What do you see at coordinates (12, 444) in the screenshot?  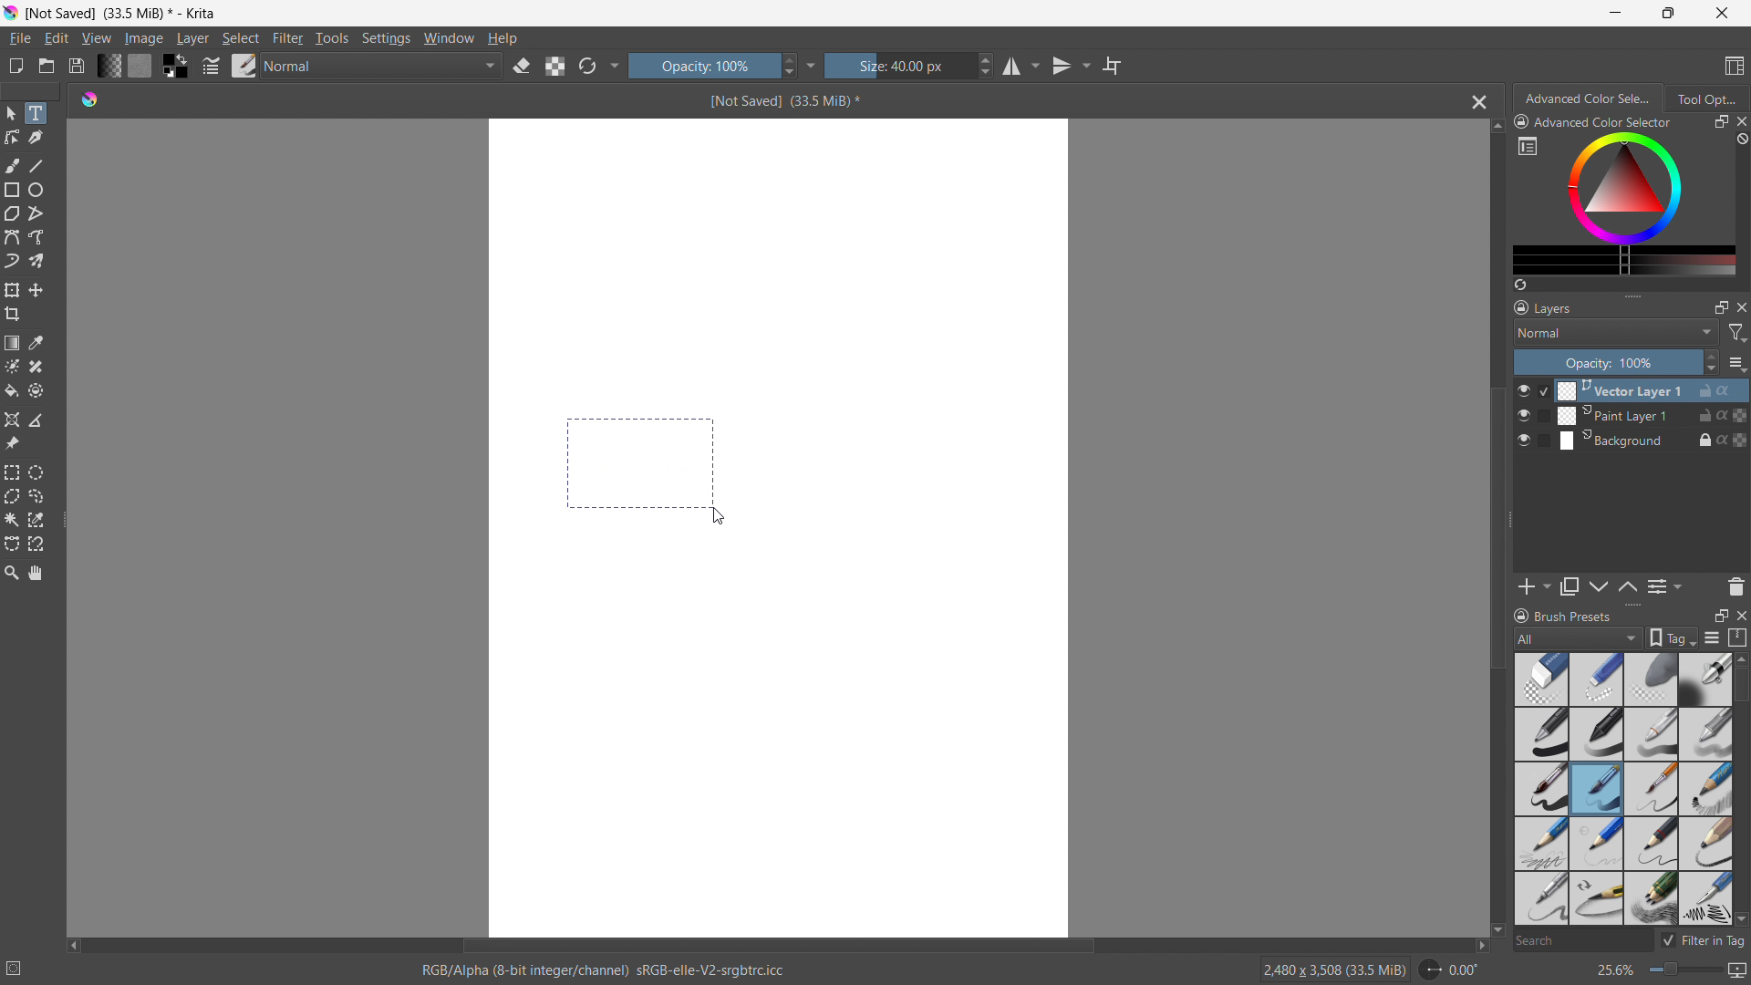 I see `reference images tool` at bounding box center [12, 444].